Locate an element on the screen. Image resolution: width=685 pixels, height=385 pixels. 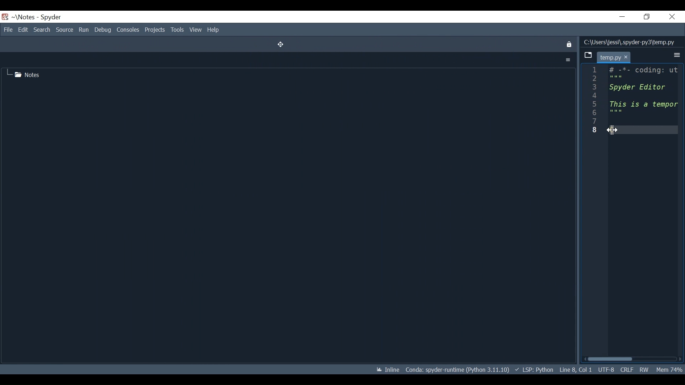
Move is located at coordinates (279, 44).